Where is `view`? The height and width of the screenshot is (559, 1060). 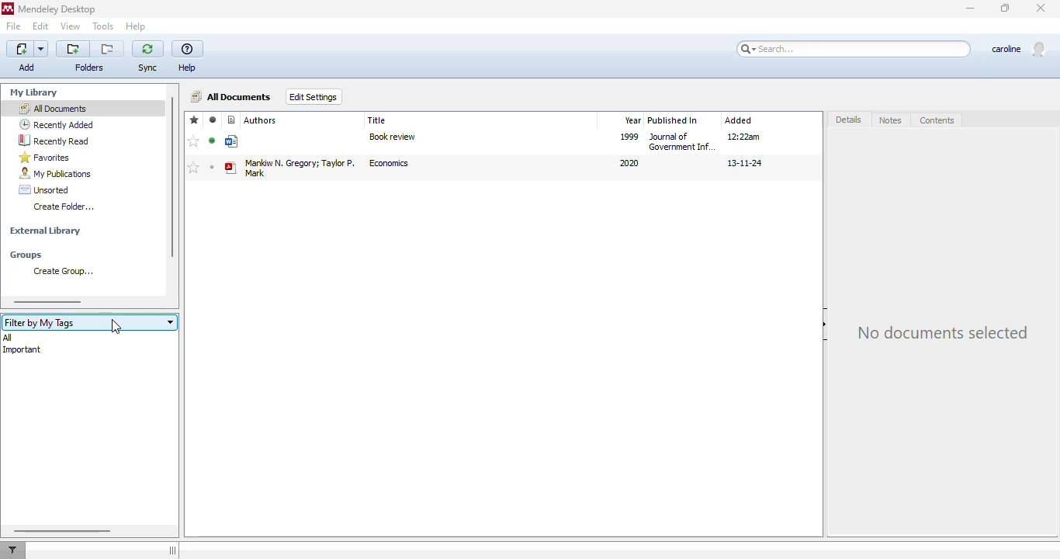 view is located at coordinates (71, 26).